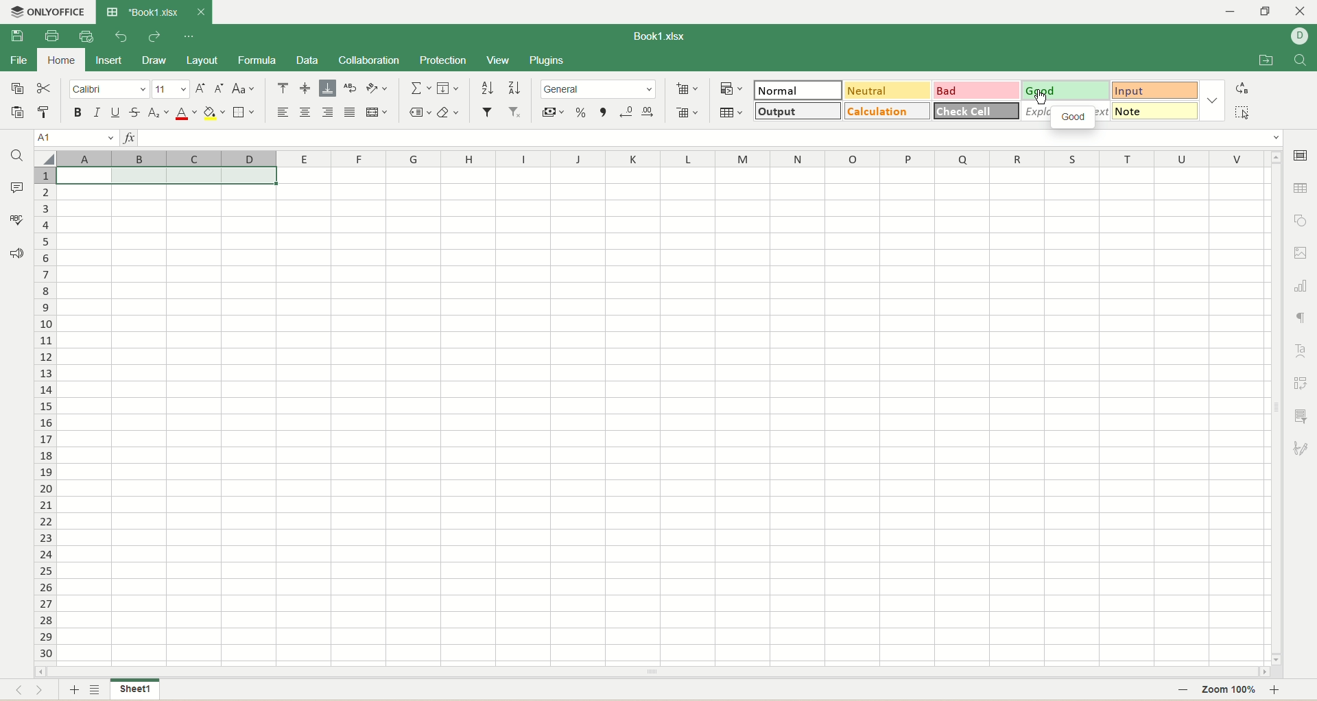 Image resolution: width=1317 pixels, height=701 pixels. Describe the element at coordinates (1264, 60) in the screenshot. I see `open file location` at that location.